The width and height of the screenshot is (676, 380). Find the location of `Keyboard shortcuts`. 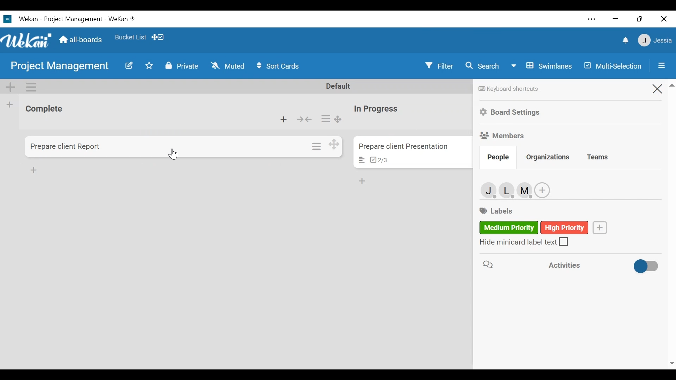

Keyboard shortcuts is located at coordinates (511, 88).